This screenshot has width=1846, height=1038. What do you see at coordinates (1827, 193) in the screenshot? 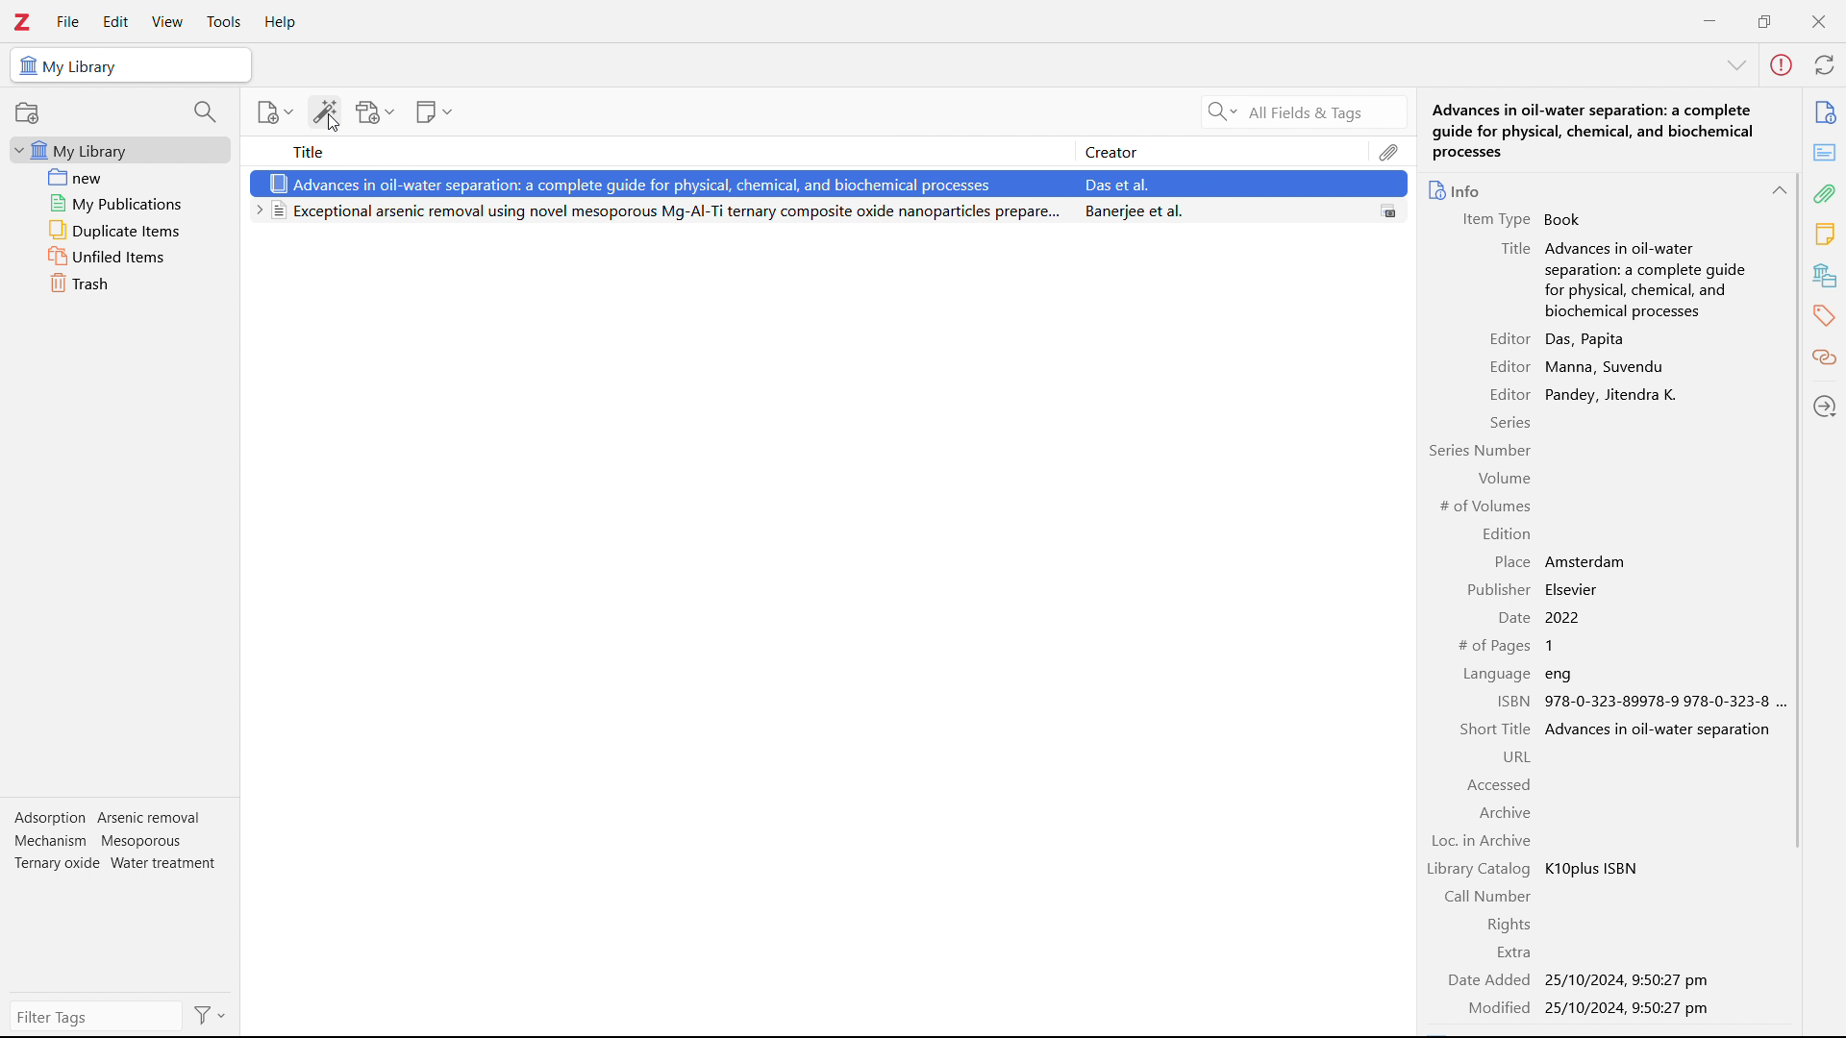
I see `attachments` at bounding box center [1827, 193].